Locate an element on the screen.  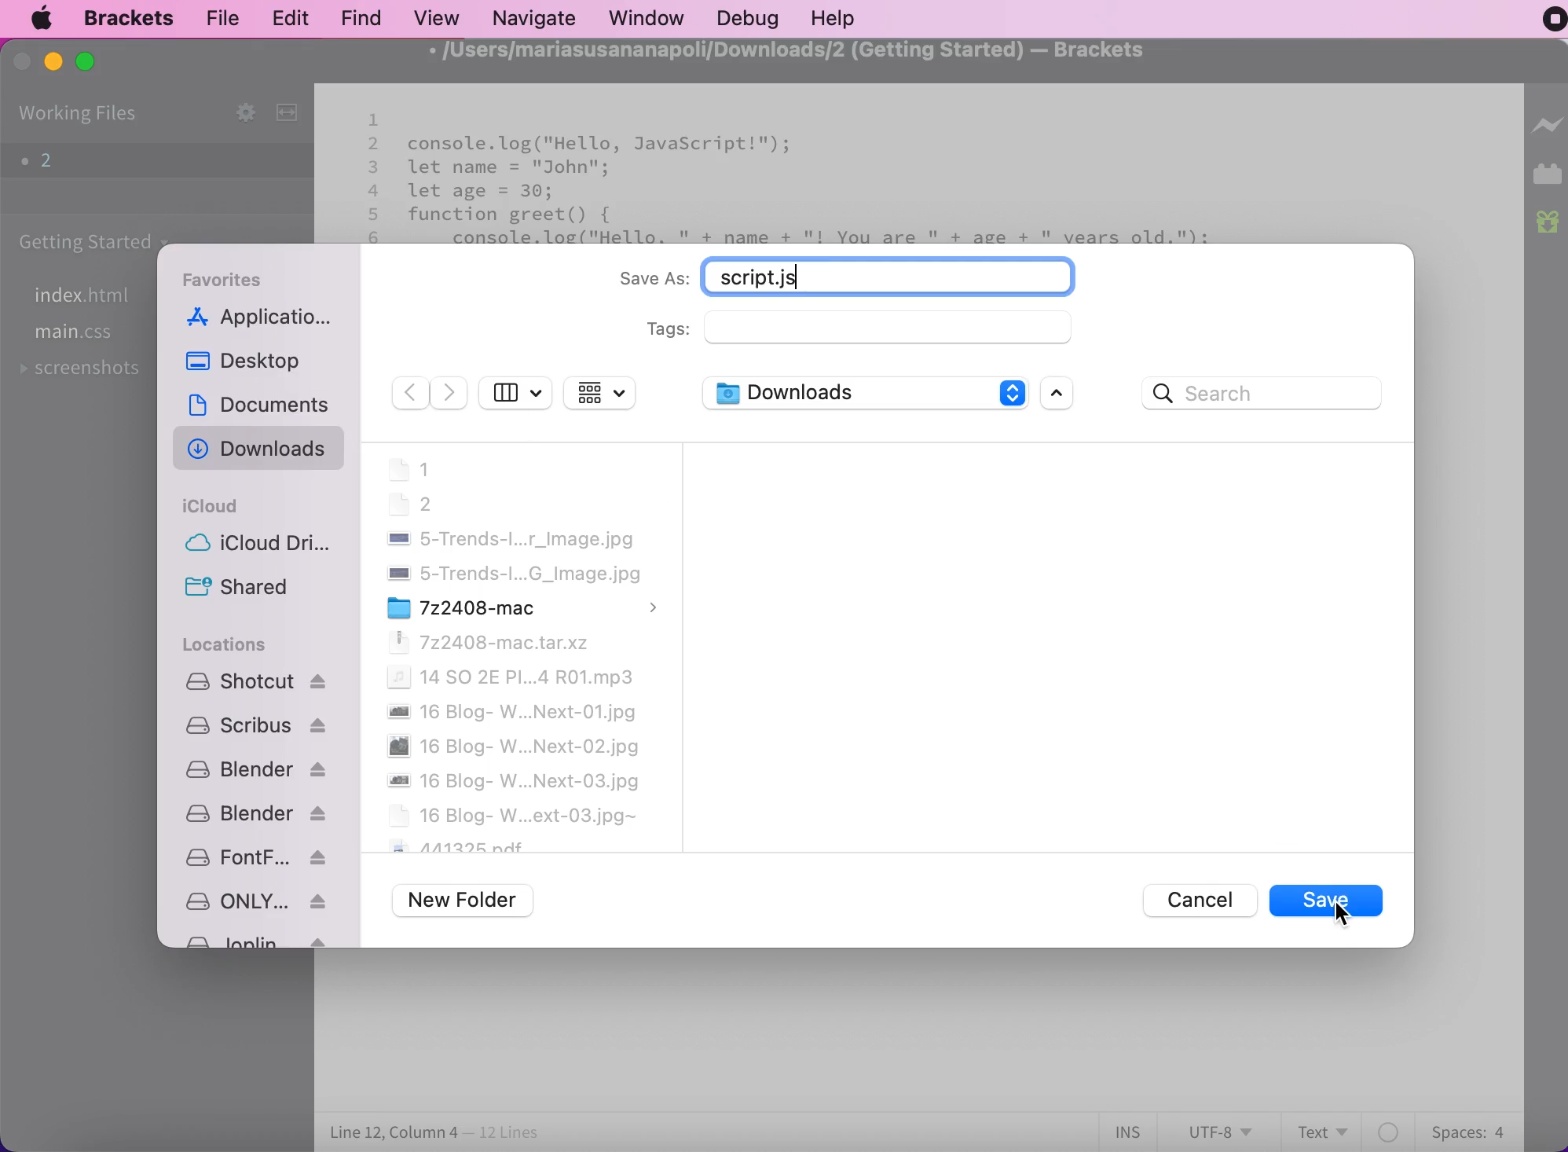
cursor is located at coordinates (1341, 914).